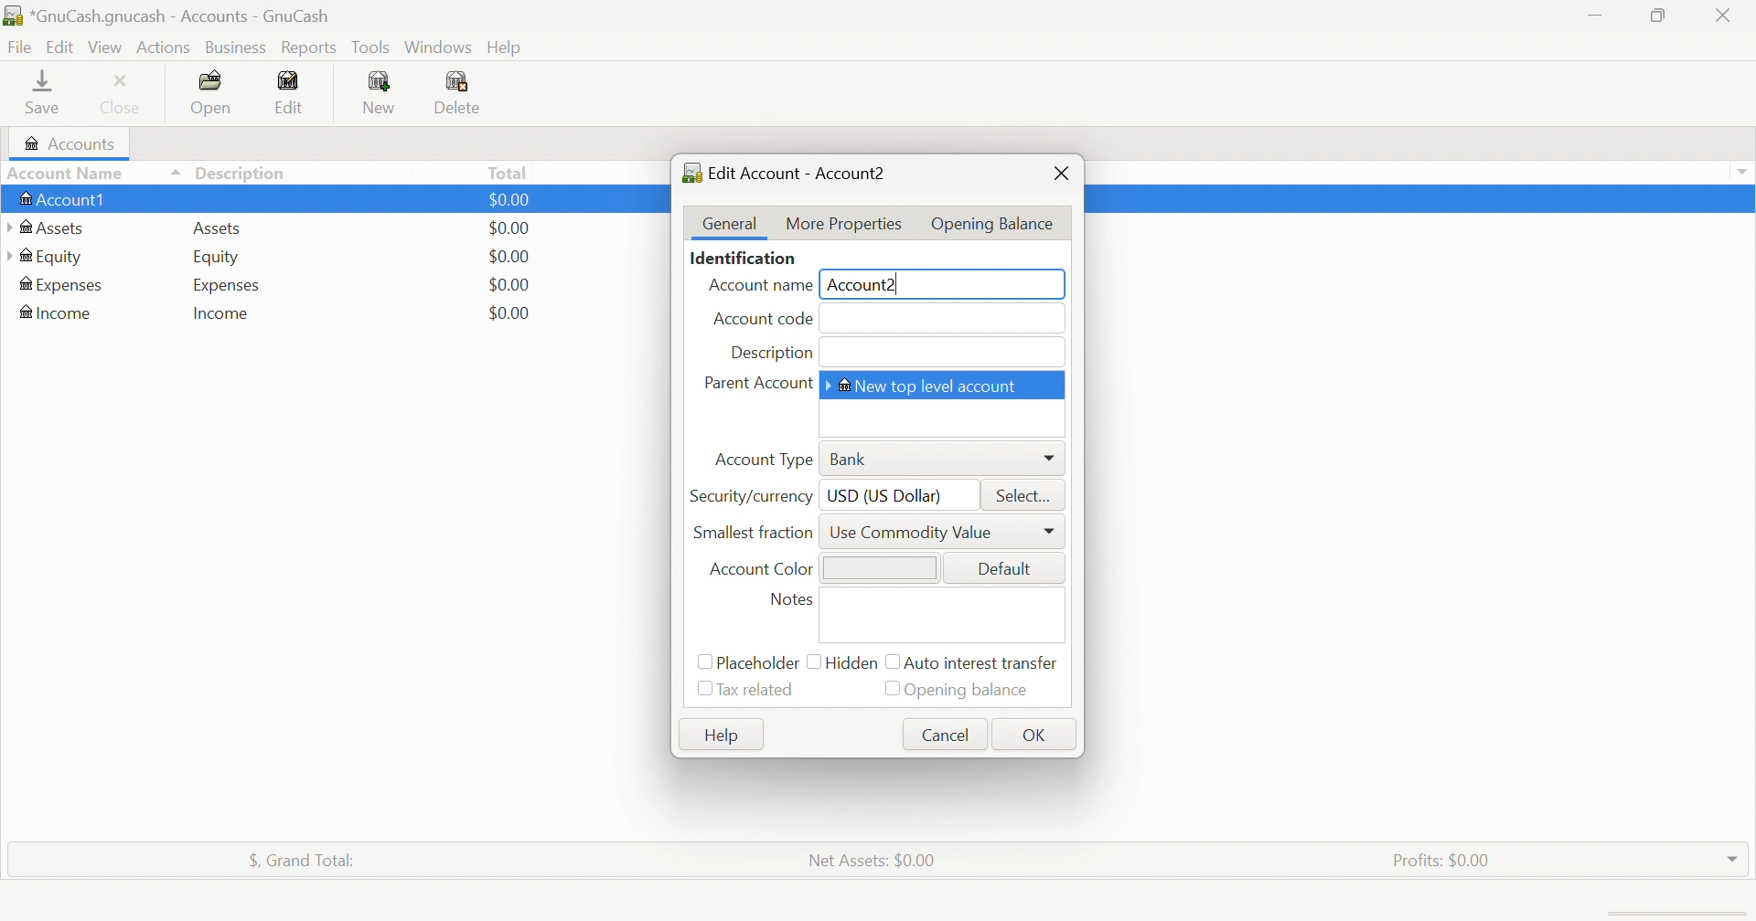 The width and height of the screenshot is (1756, 921). I want to click on Net Assets: $0.00, so click(877, 860).